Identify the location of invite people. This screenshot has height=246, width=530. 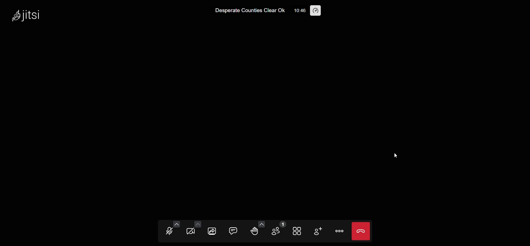
(317, 231).